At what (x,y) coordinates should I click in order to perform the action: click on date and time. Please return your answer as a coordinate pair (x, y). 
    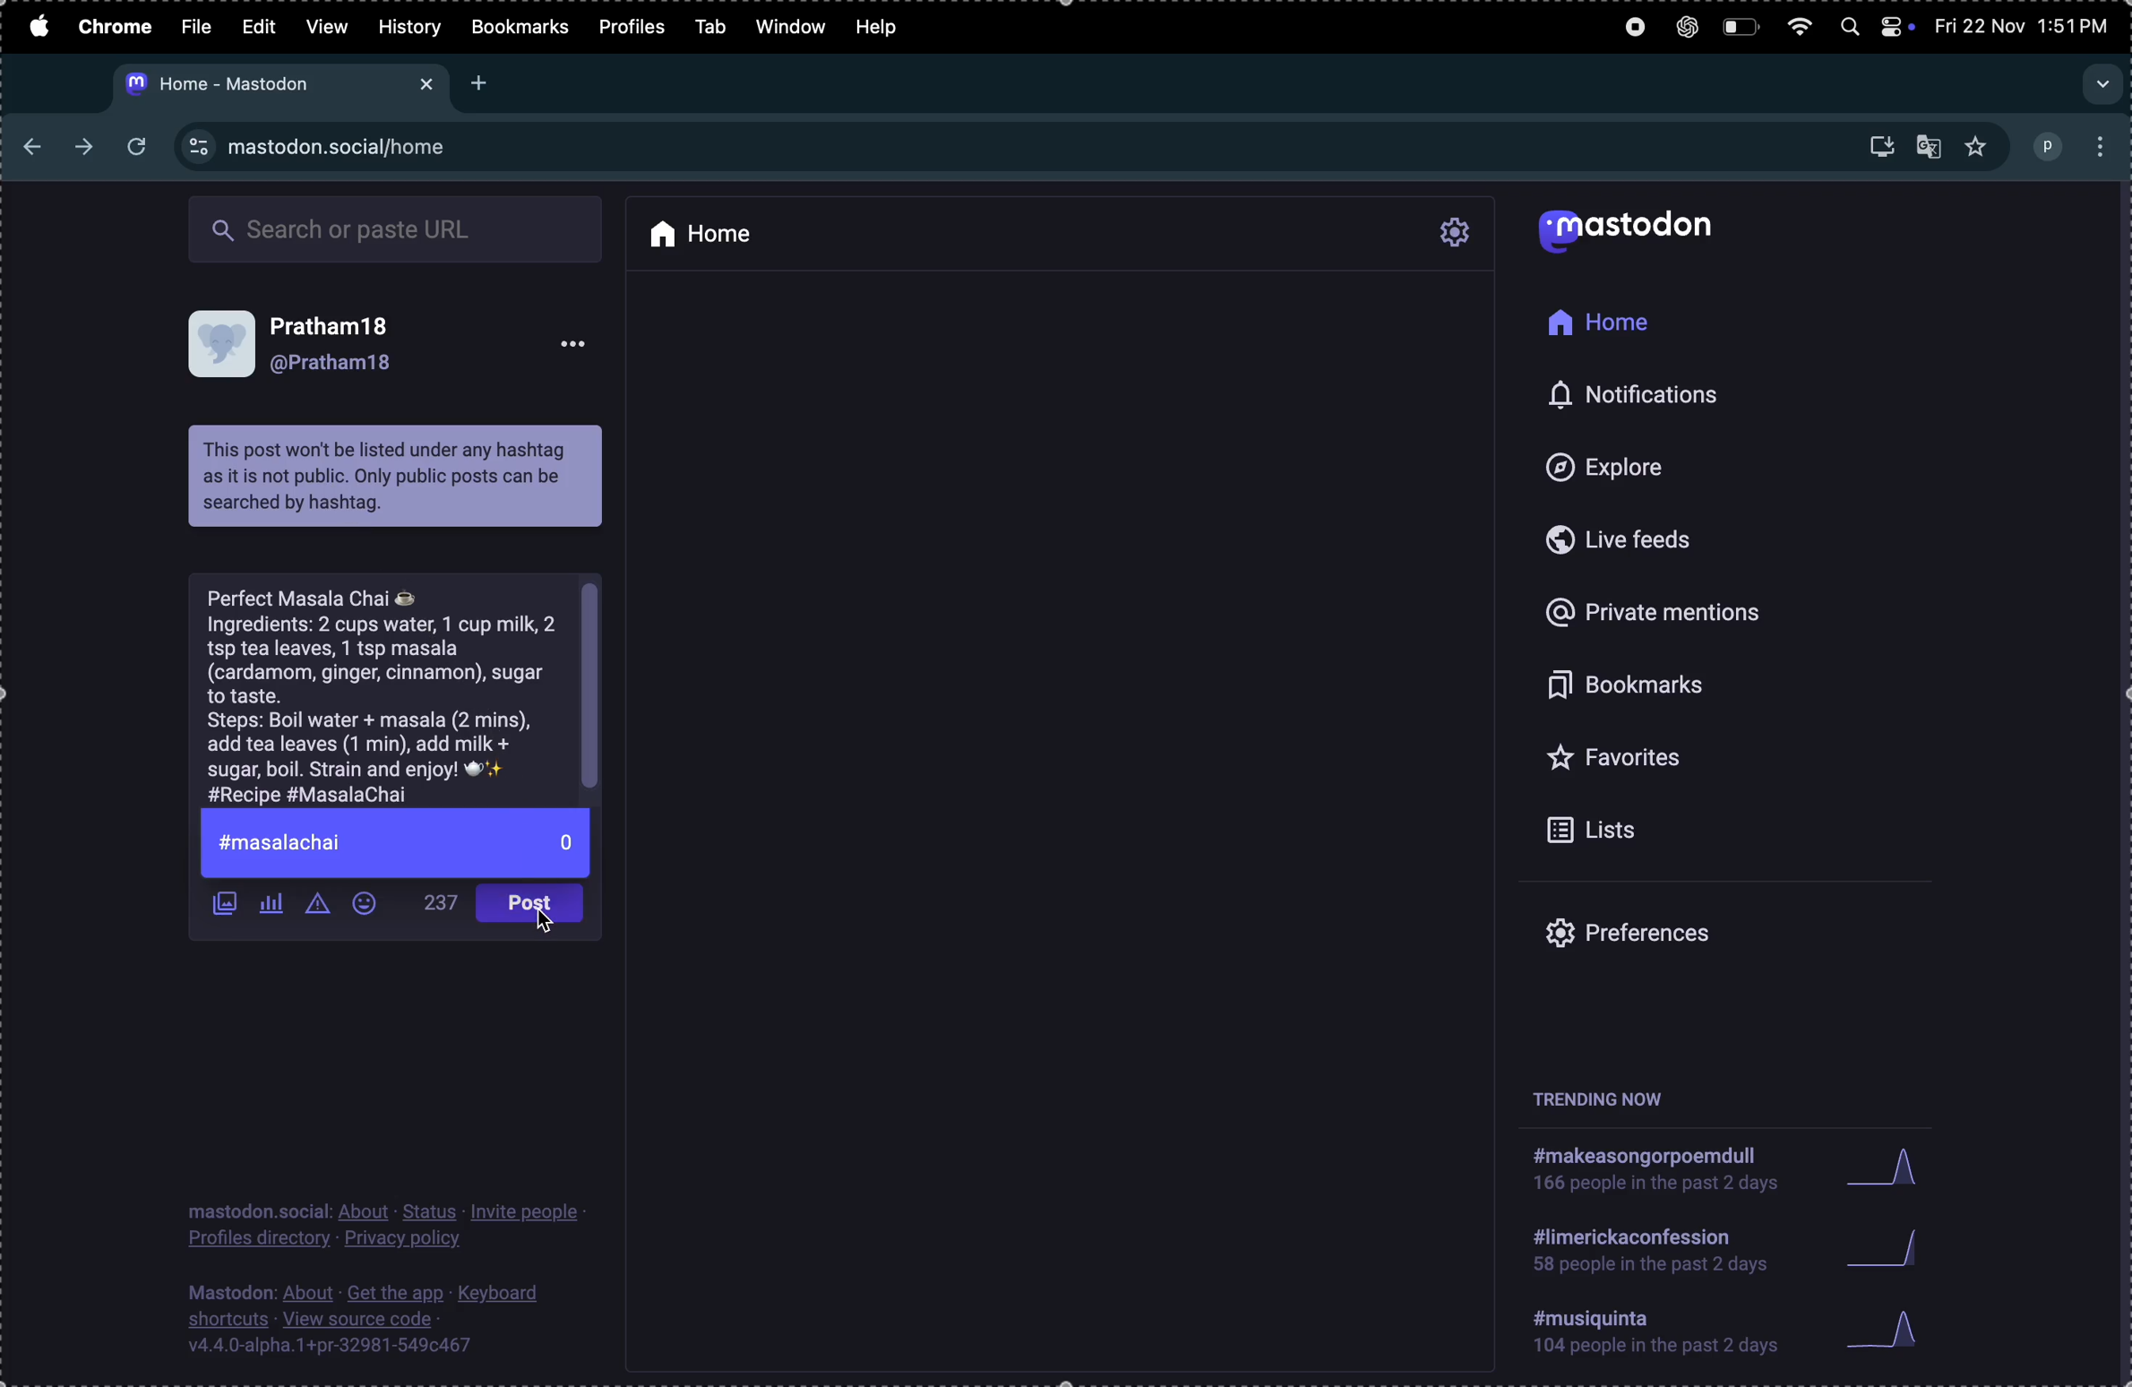
    Looking at the image, I should click on (2022, 24).